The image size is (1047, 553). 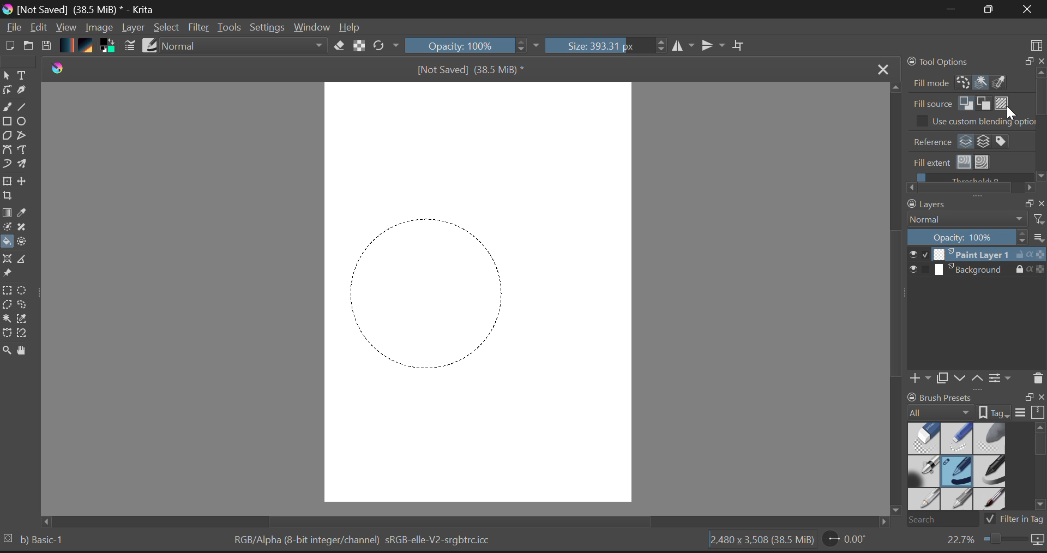 I want to click on Page Rotation, so click(x=845, y=541).